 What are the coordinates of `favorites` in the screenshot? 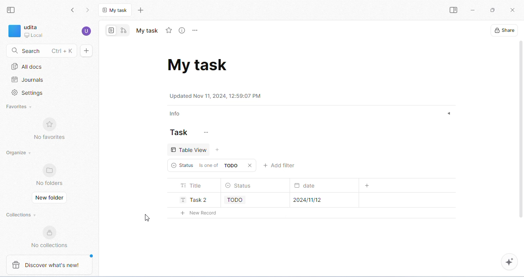 It's located at (20, 107).